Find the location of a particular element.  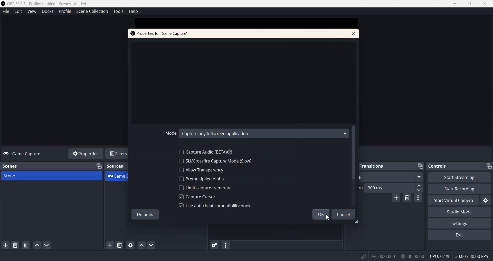

Edit is located at coordinates (19, 11).